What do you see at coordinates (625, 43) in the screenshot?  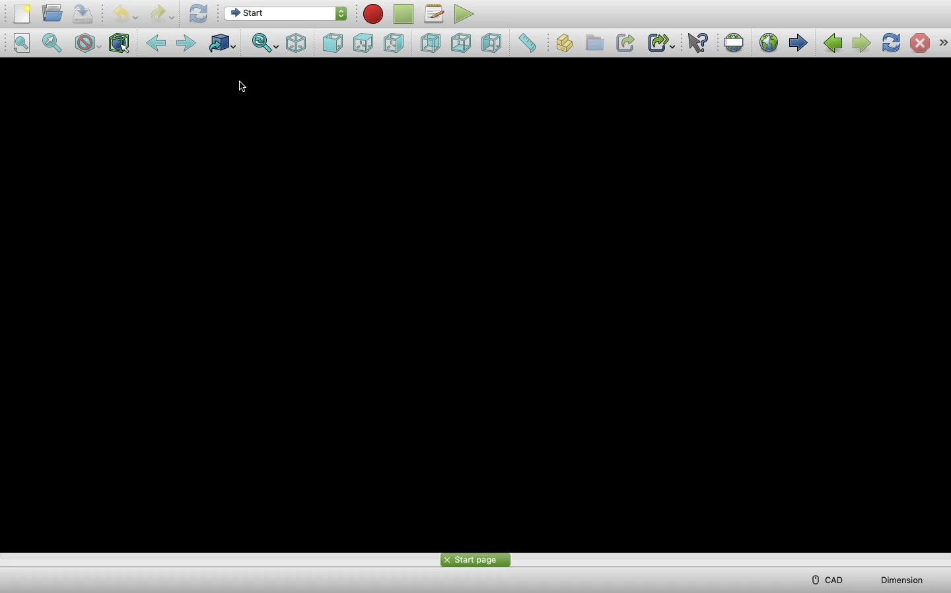 I see `Make Link` at bounding box center [625, 43].